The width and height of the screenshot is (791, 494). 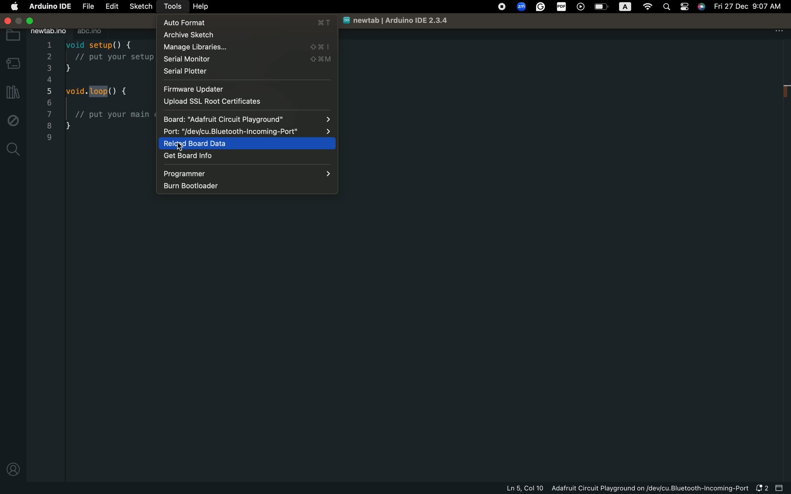 What do you see at coordinates (248, 46) in the screenshot?
I see `manage libraries` at bounding box center [248, 46].